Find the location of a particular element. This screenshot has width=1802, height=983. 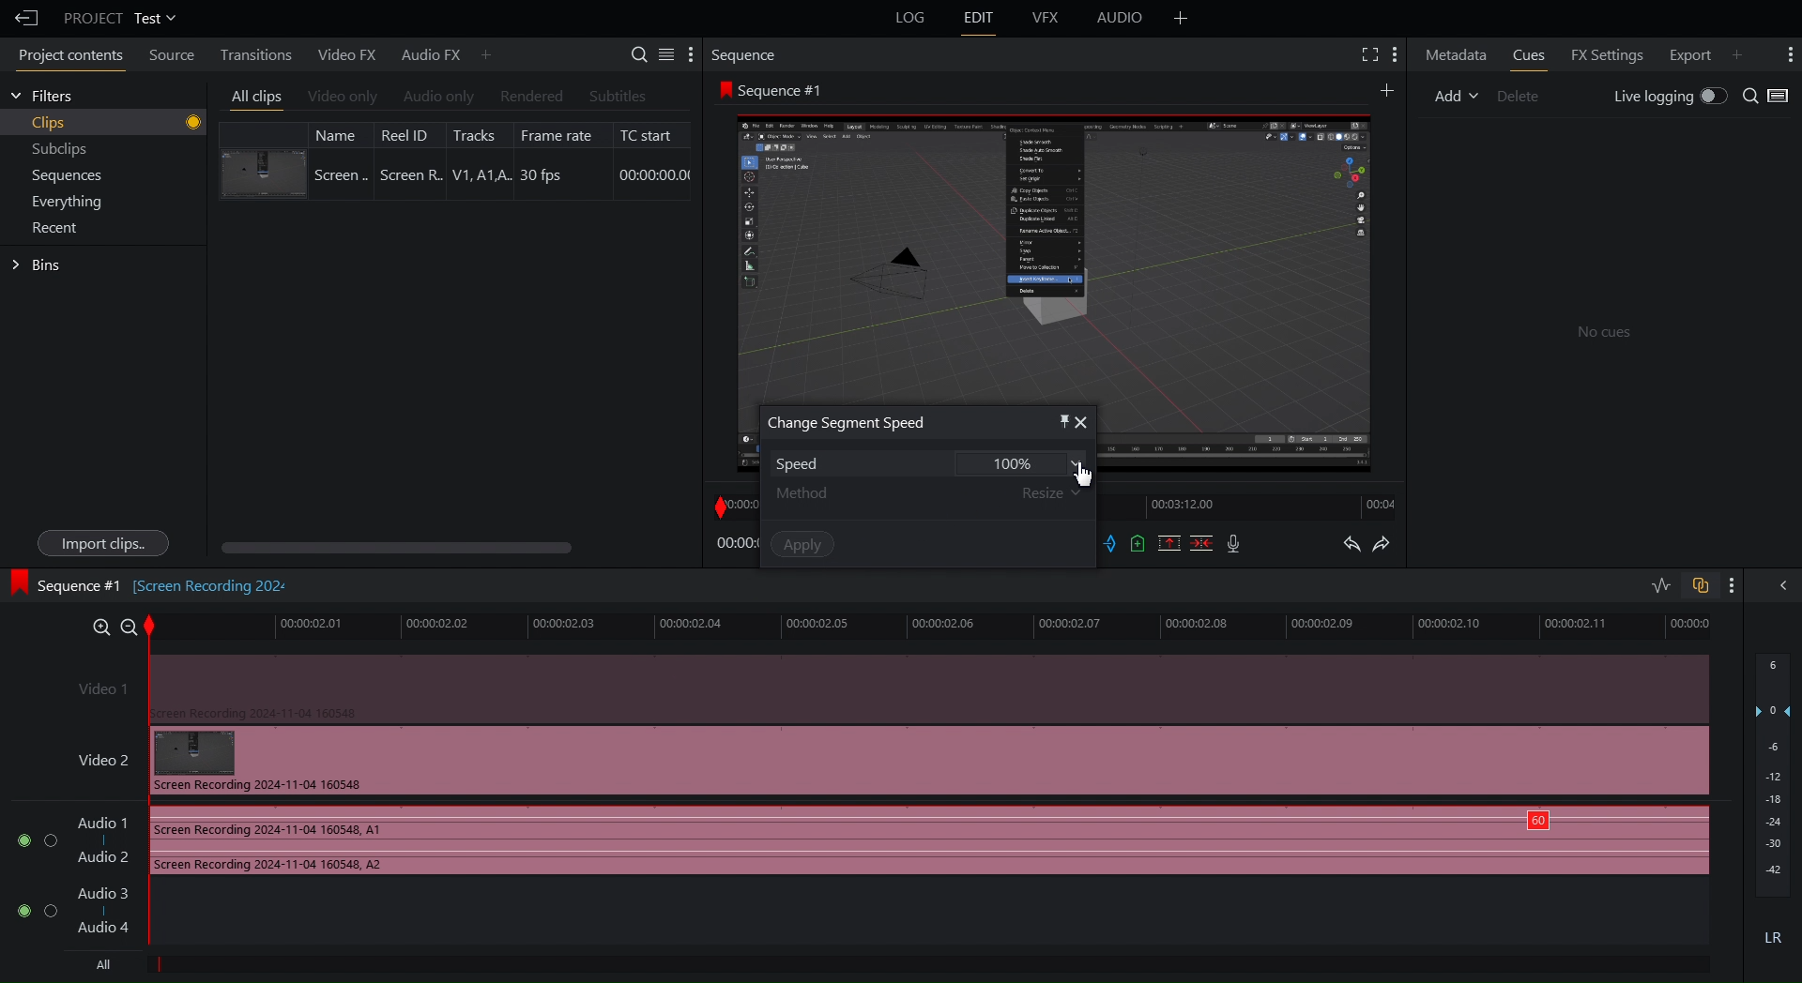

Video Only is located at coordinates (343, 98).